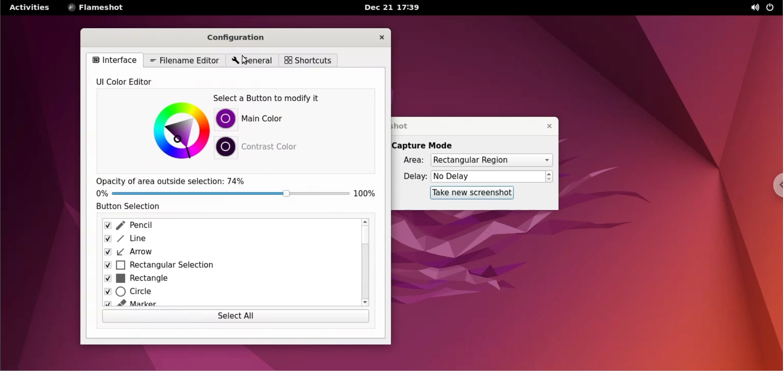 The height and width of the screenshot is (371, 783). What do you see at coordinates (30, 7) in the screenshot?
I see `activities` at bounding box center [30, 7].